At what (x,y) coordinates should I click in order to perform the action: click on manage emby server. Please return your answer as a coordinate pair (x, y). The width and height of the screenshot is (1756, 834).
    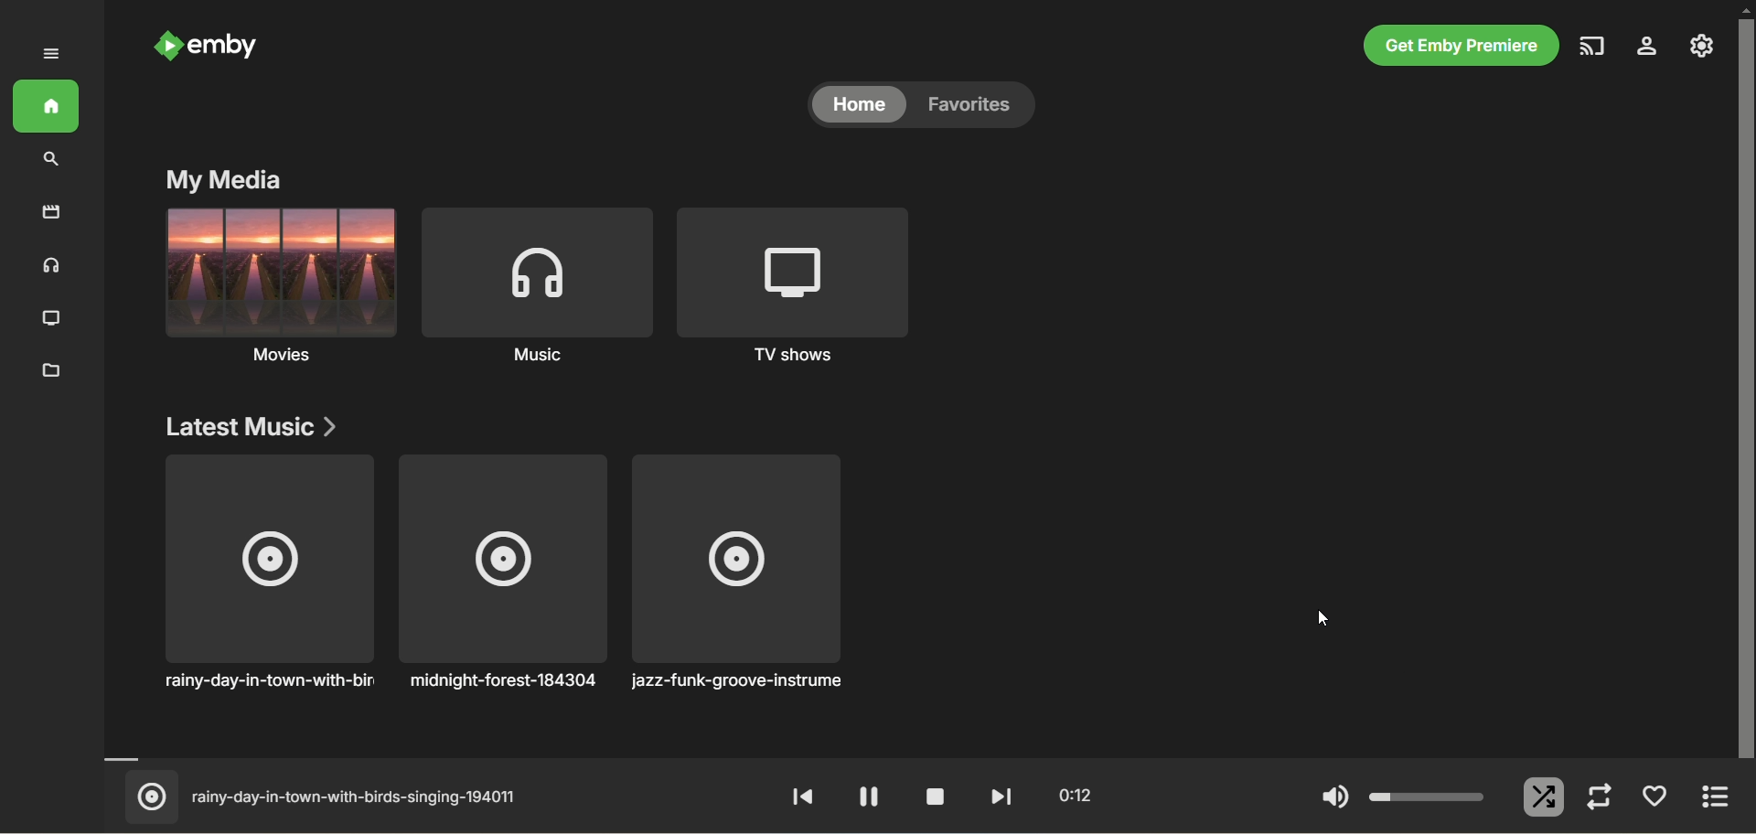
    Looking at the image, I should click on (1703, 48).